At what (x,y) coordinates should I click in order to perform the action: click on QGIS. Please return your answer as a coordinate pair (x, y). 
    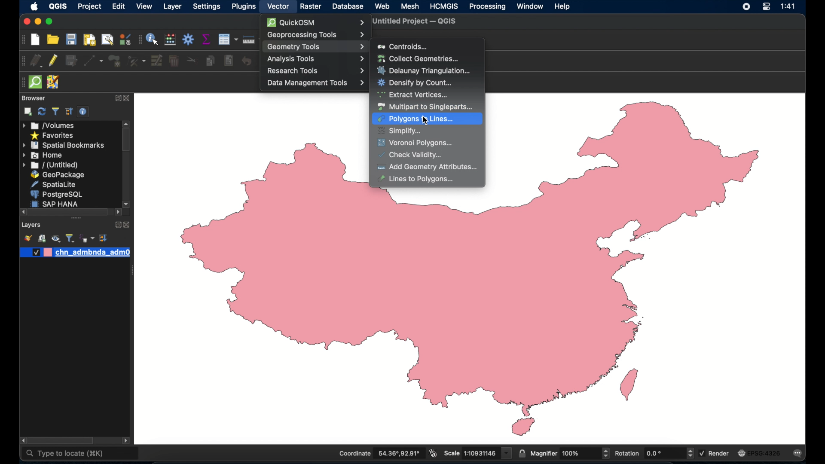
    Looking at the image, I should click on (57, 6).